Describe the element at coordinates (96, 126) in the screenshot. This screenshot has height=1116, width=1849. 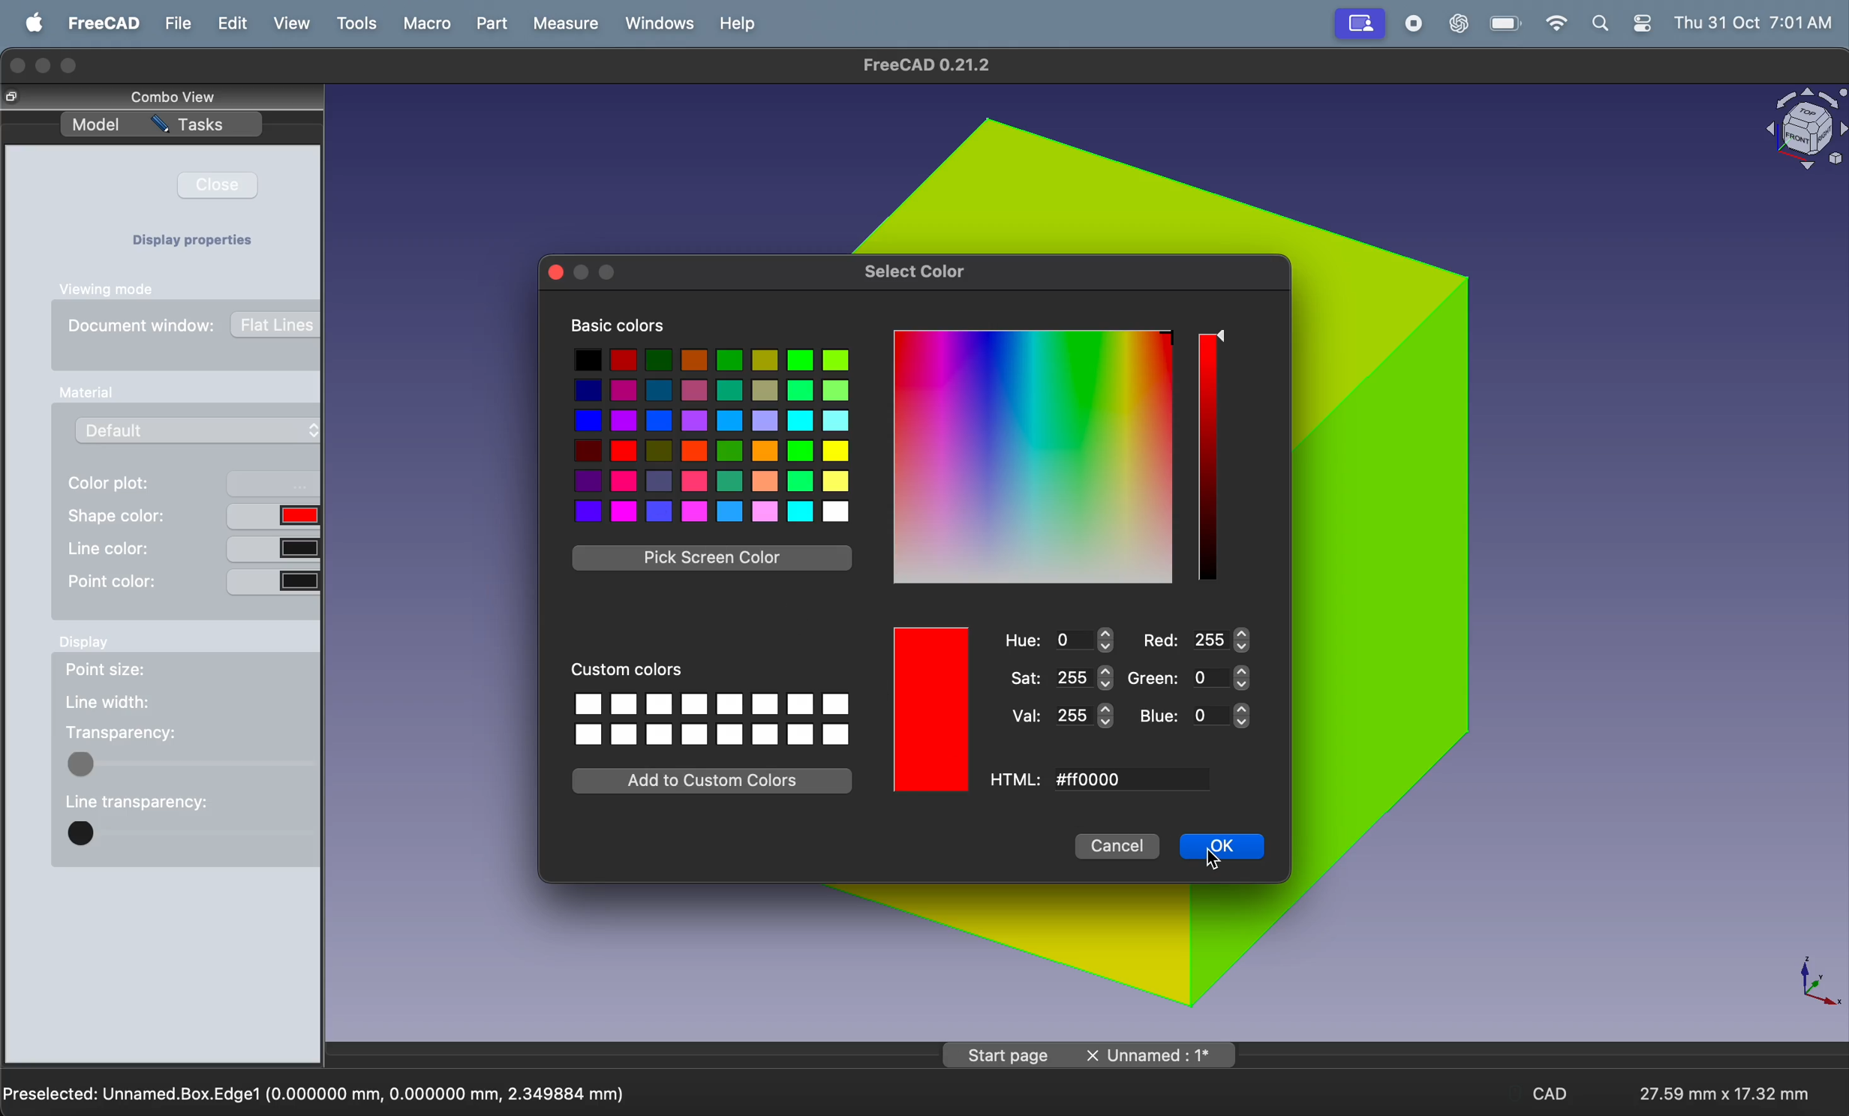
I see `model` at that location.